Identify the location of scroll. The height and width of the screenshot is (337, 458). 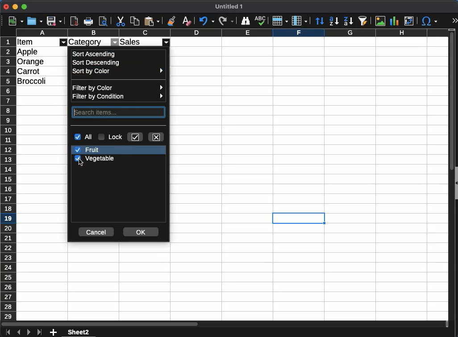
(450, 179).